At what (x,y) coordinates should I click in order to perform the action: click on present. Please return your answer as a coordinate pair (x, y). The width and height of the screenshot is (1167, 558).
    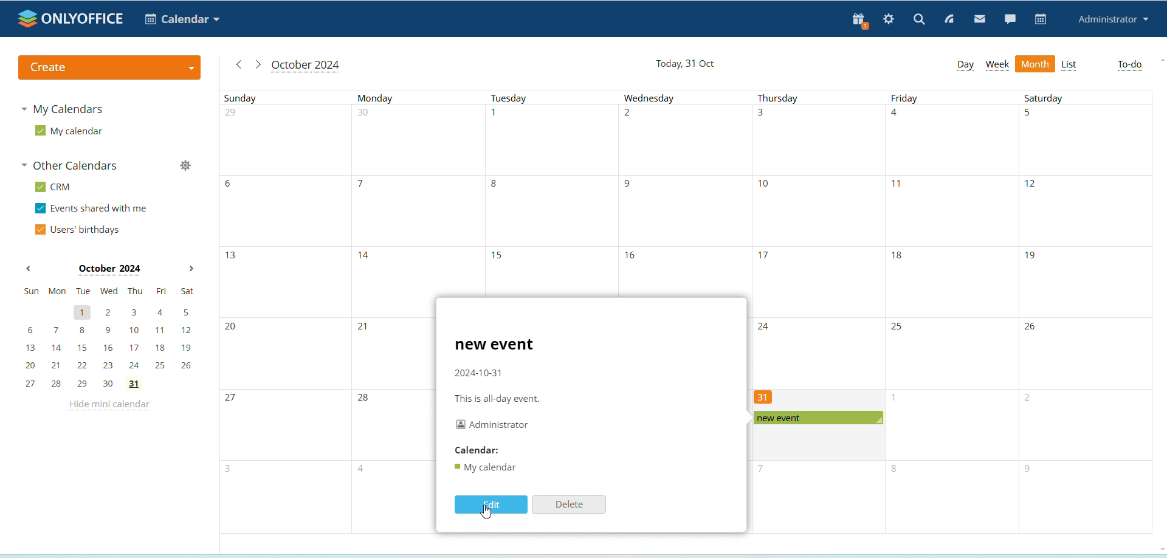
    Looking at the image, I should click on (857, 21).